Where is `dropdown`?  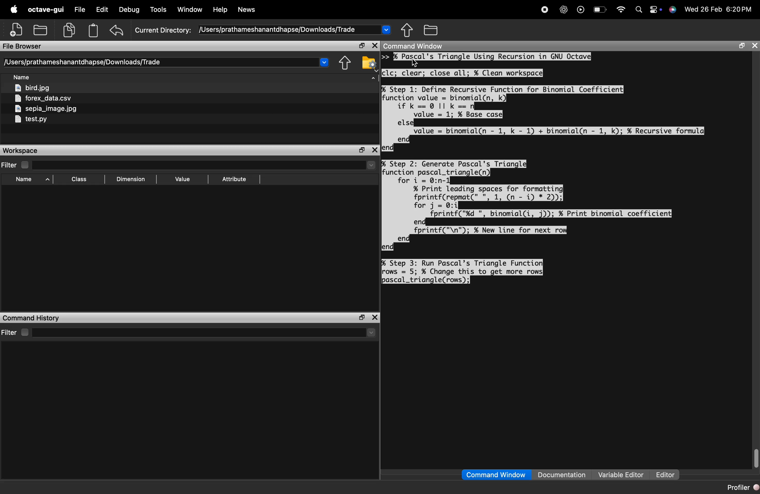
dropdown is located at coordinates (371, 165).